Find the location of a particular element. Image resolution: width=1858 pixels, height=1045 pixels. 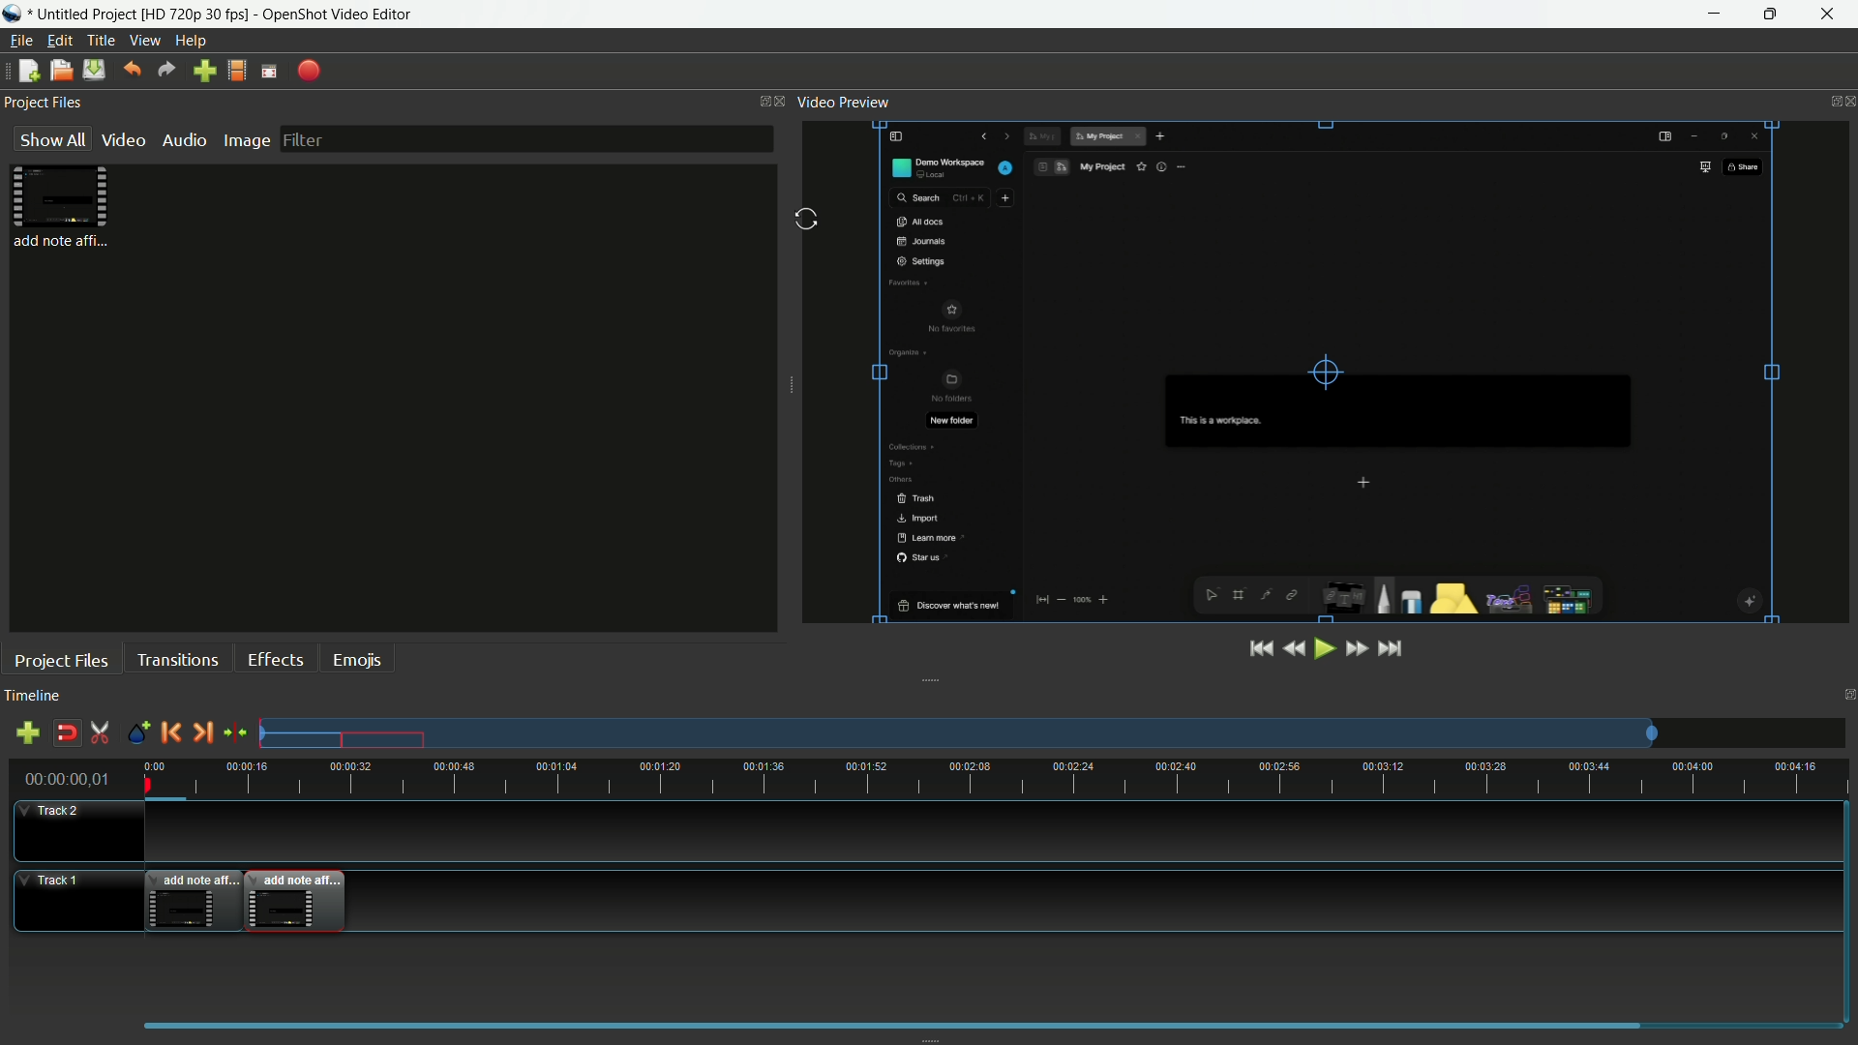

project files is located at coordinates (62, 661).